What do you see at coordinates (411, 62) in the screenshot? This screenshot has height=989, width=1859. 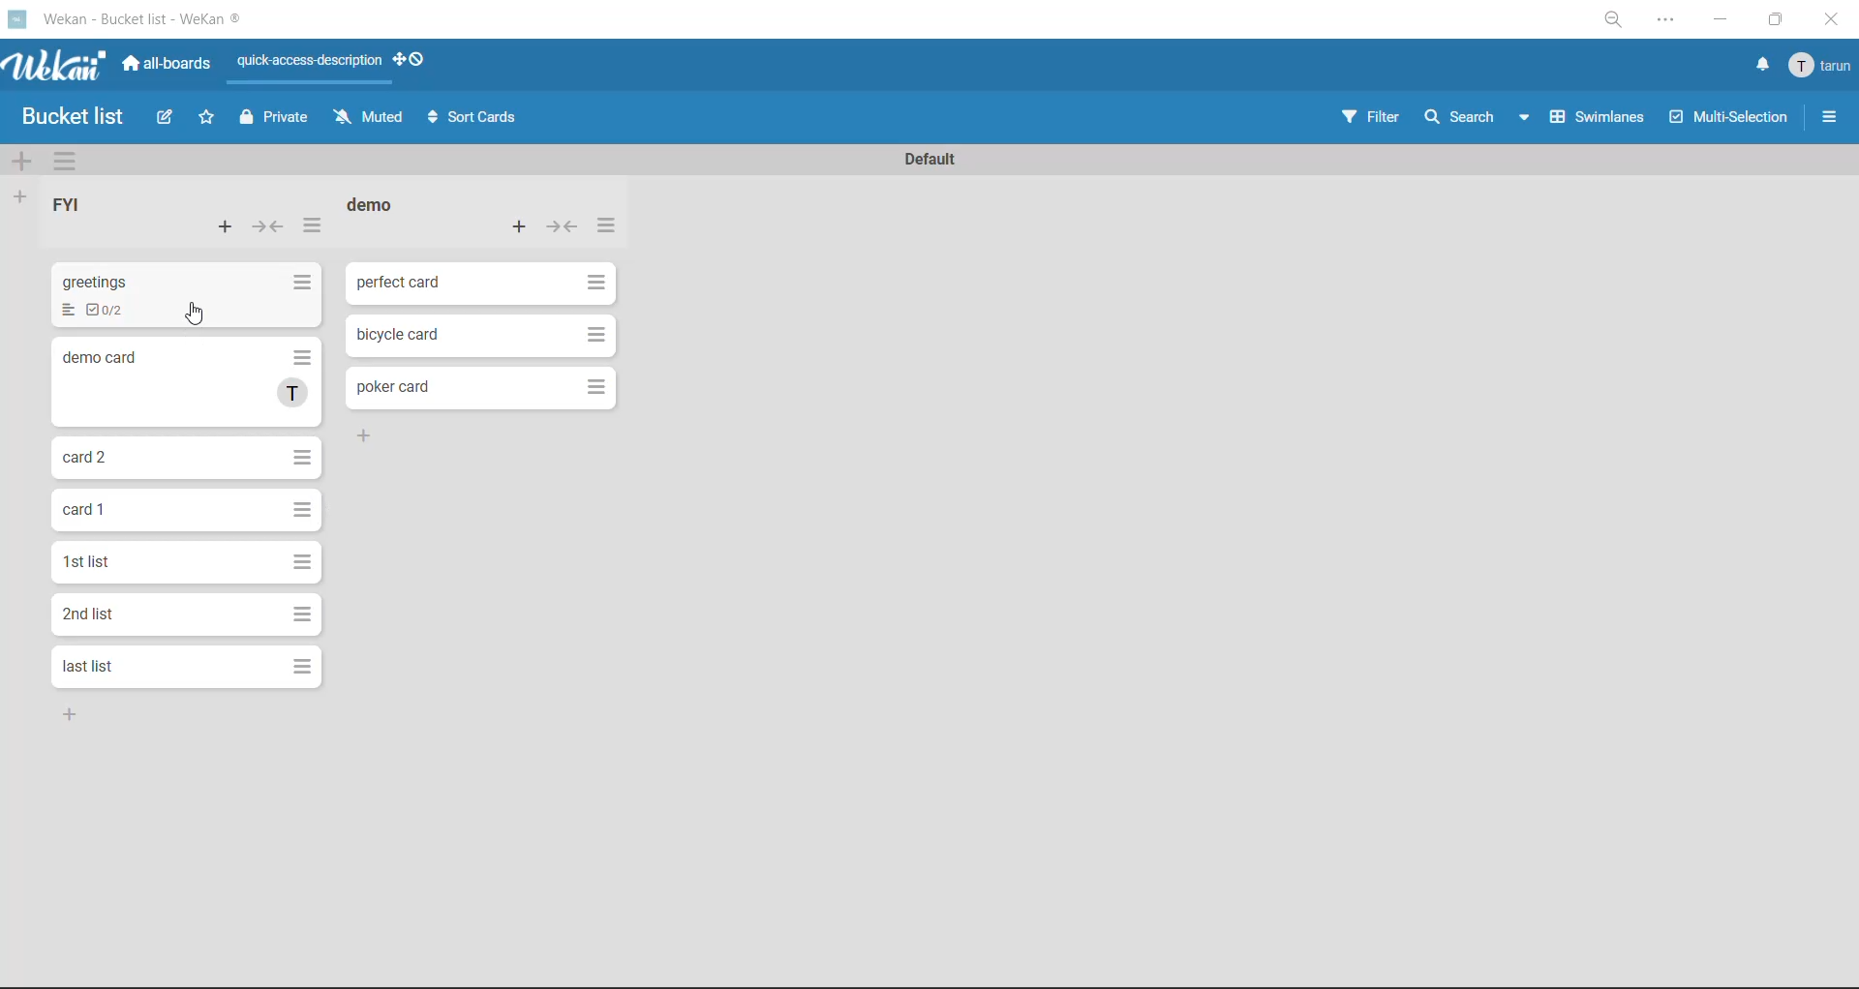 I see `show desktop drag handles` at bounding box center [411, 62].